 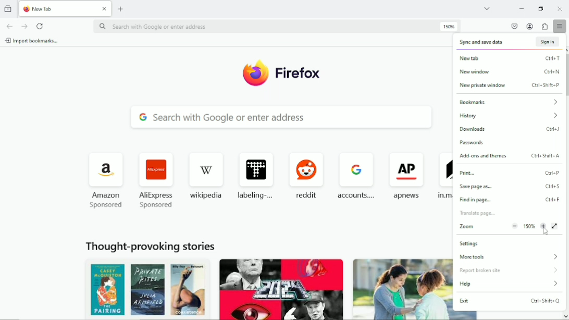 What do you see at coordinates (301, 73) in the screenshot?
I see `. Firefox` at bounding box center [301, 73].